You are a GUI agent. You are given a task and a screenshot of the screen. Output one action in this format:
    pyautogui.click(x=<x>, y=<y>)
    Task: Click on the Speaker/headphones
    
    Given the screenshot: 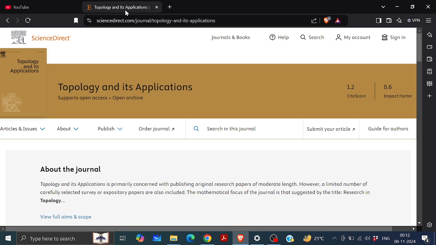 What is the action you would take?
    pyautogui.click(x=367, y=238)
    